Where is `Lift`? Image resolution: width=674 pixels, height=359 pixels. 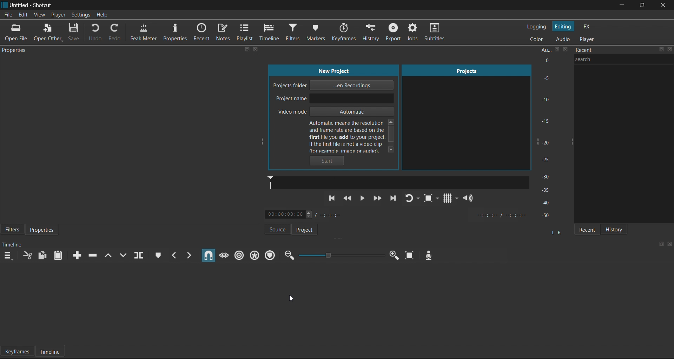 Lift is located at coordinates (110, 255).